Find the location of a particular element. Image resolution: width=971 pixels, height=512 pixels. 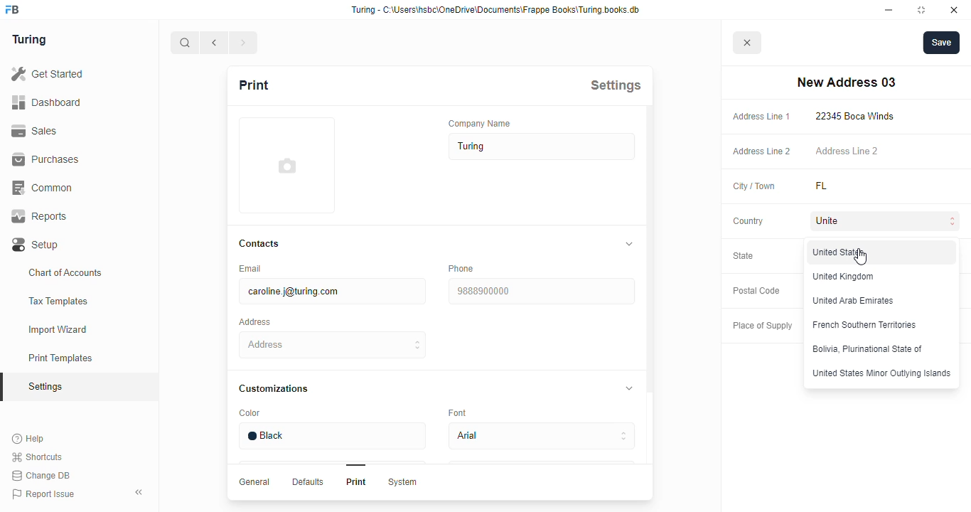

United States Minor Outlying Islands is located at coordinates (881, 373).